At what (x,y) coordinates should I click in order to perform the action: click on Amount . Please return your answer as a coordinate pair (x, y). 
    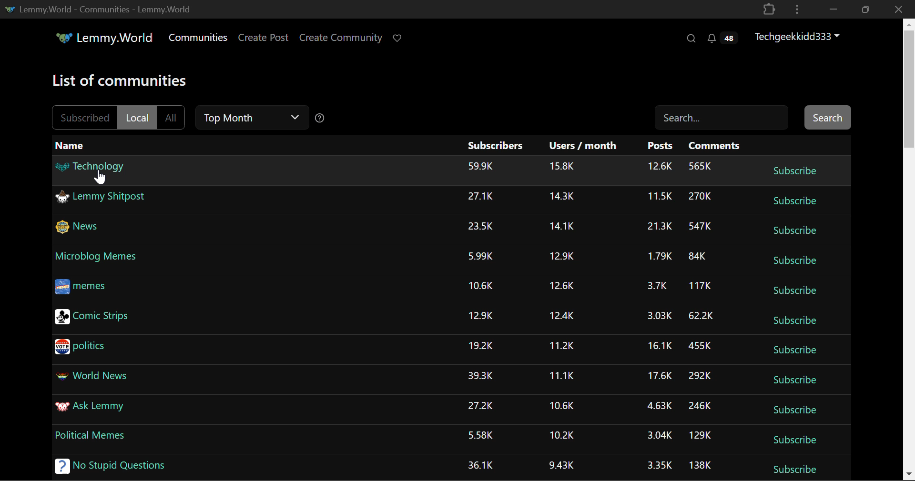
    Looking at the image, I should click on (702, 228).